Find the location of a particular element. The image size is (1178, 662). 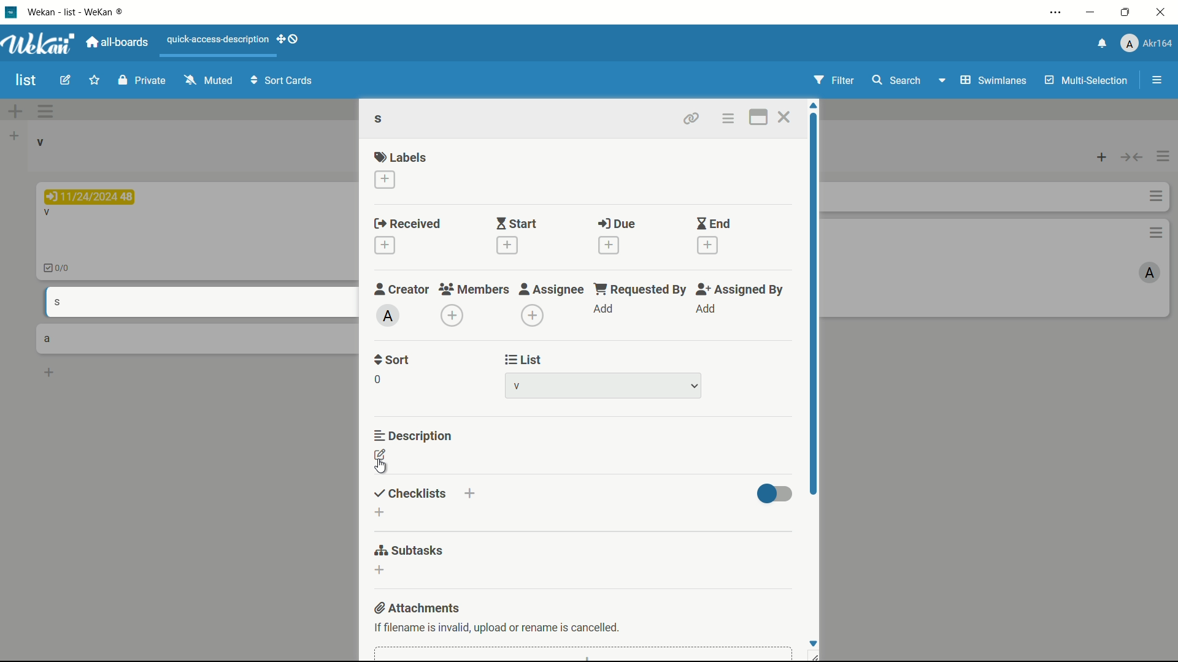

cursor is located at coordinates (381, 466).